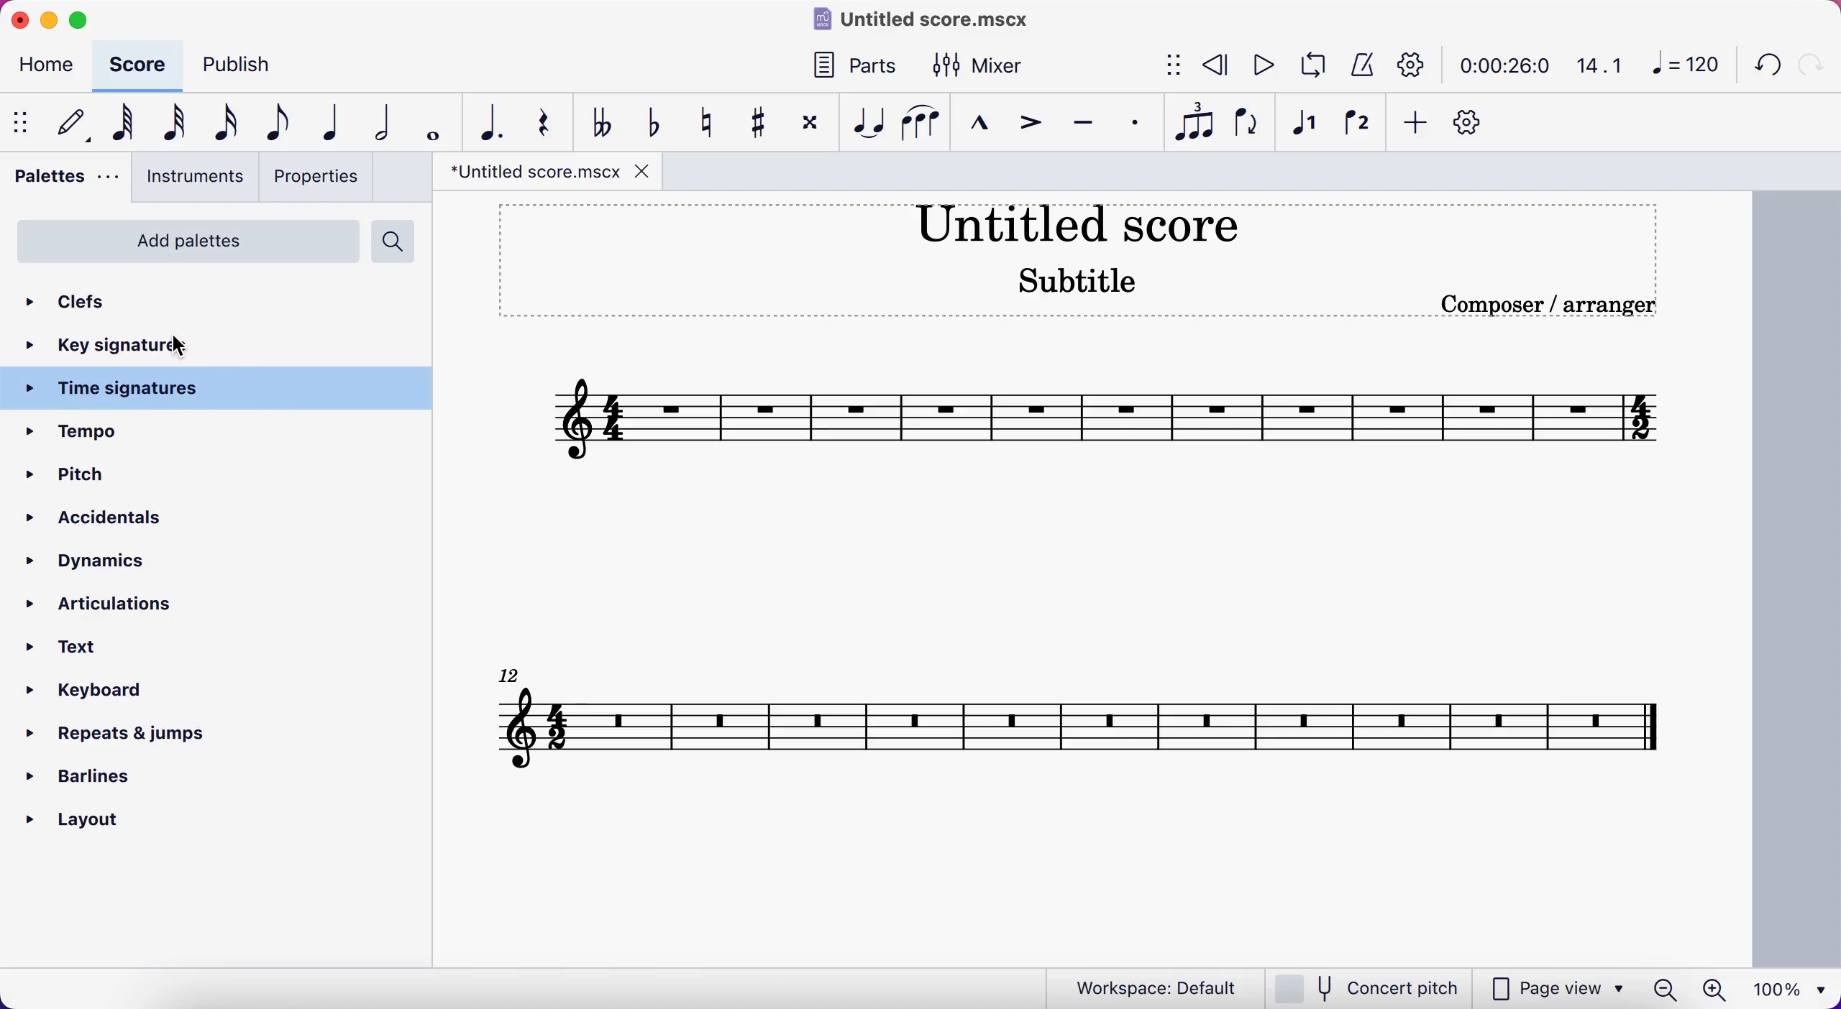 Image resolution: width=1841 pixels, height=1009 pixels. What do you see at coordinates (1366, 987) in the screenshot?
I see `concert pitch` at bounding box center [1366, 987].